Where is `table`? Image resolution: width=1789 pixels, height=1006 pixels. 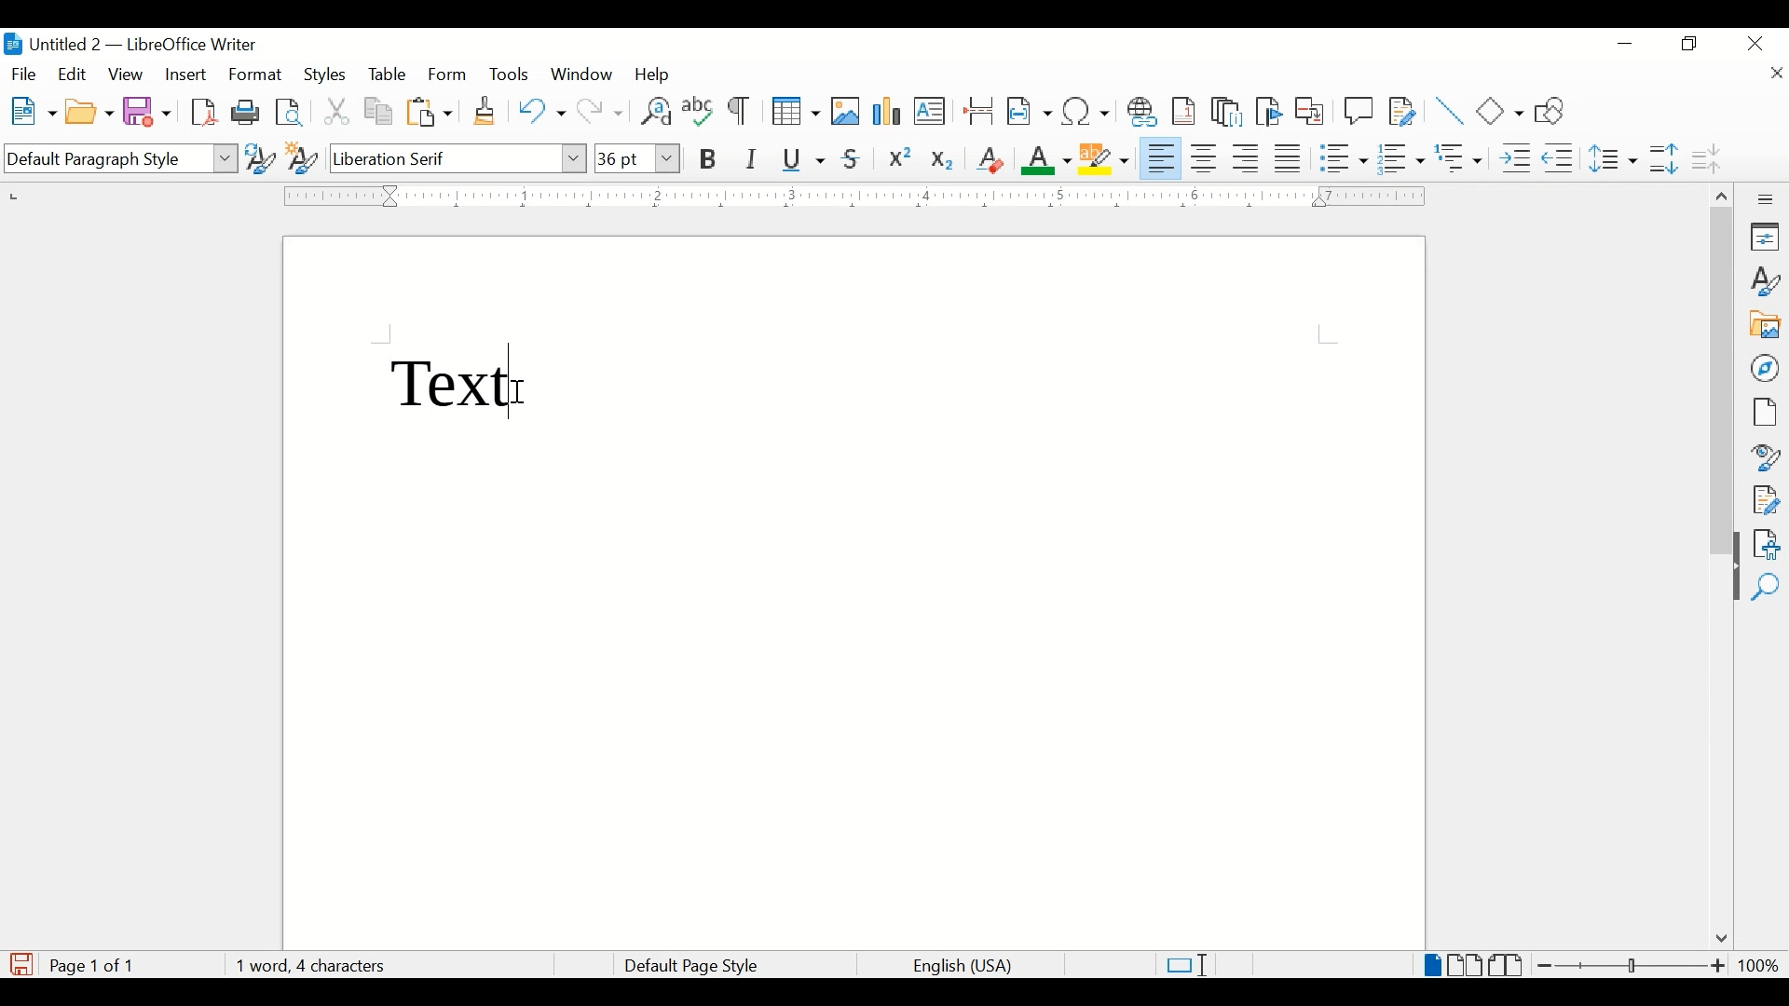 table is located at coordinates (388, 75).